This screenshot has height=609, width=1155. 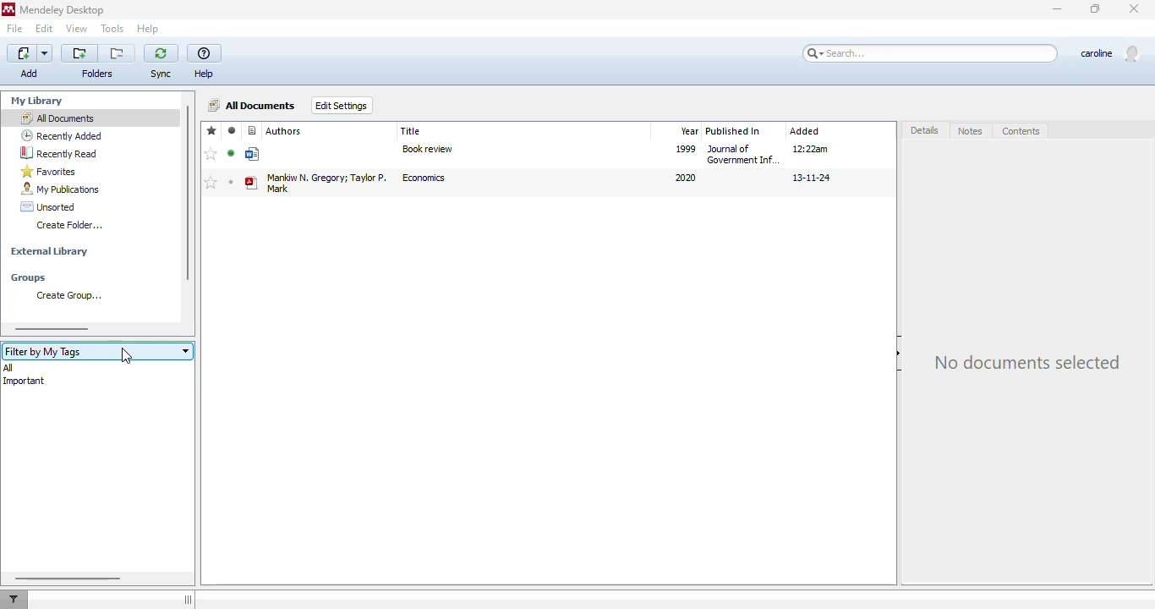 I want to click on file, so click(x=15, y=29).